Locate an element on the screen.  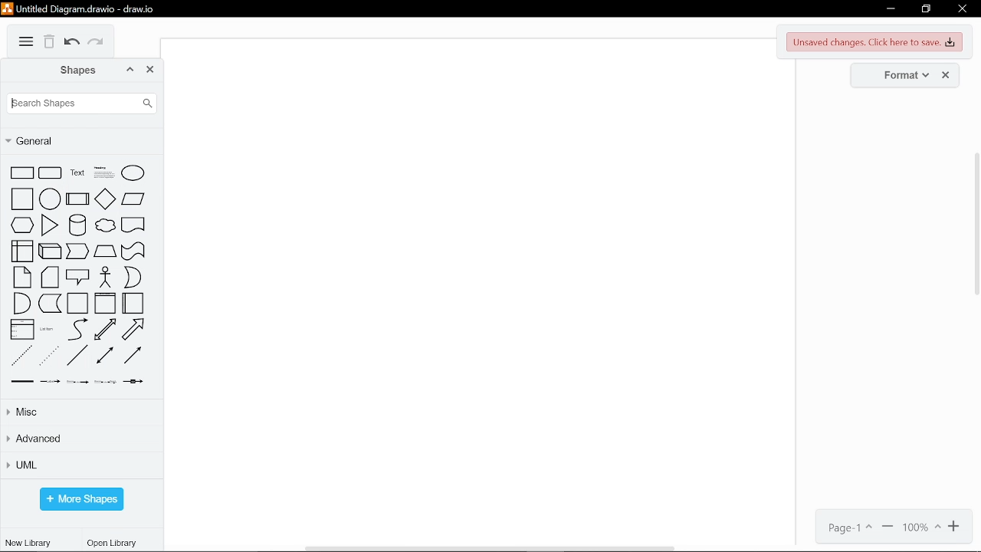
internal storage is located at coordinates (21, 251).